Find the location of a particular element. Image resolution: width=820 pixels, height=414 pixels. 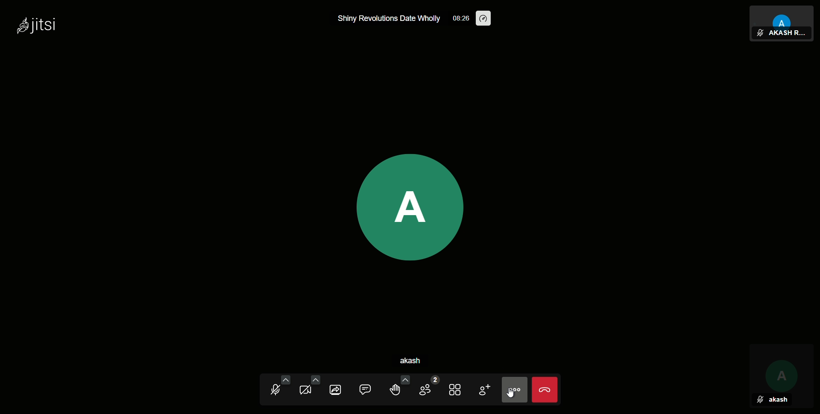

mute is located at coordinates (760, 33).